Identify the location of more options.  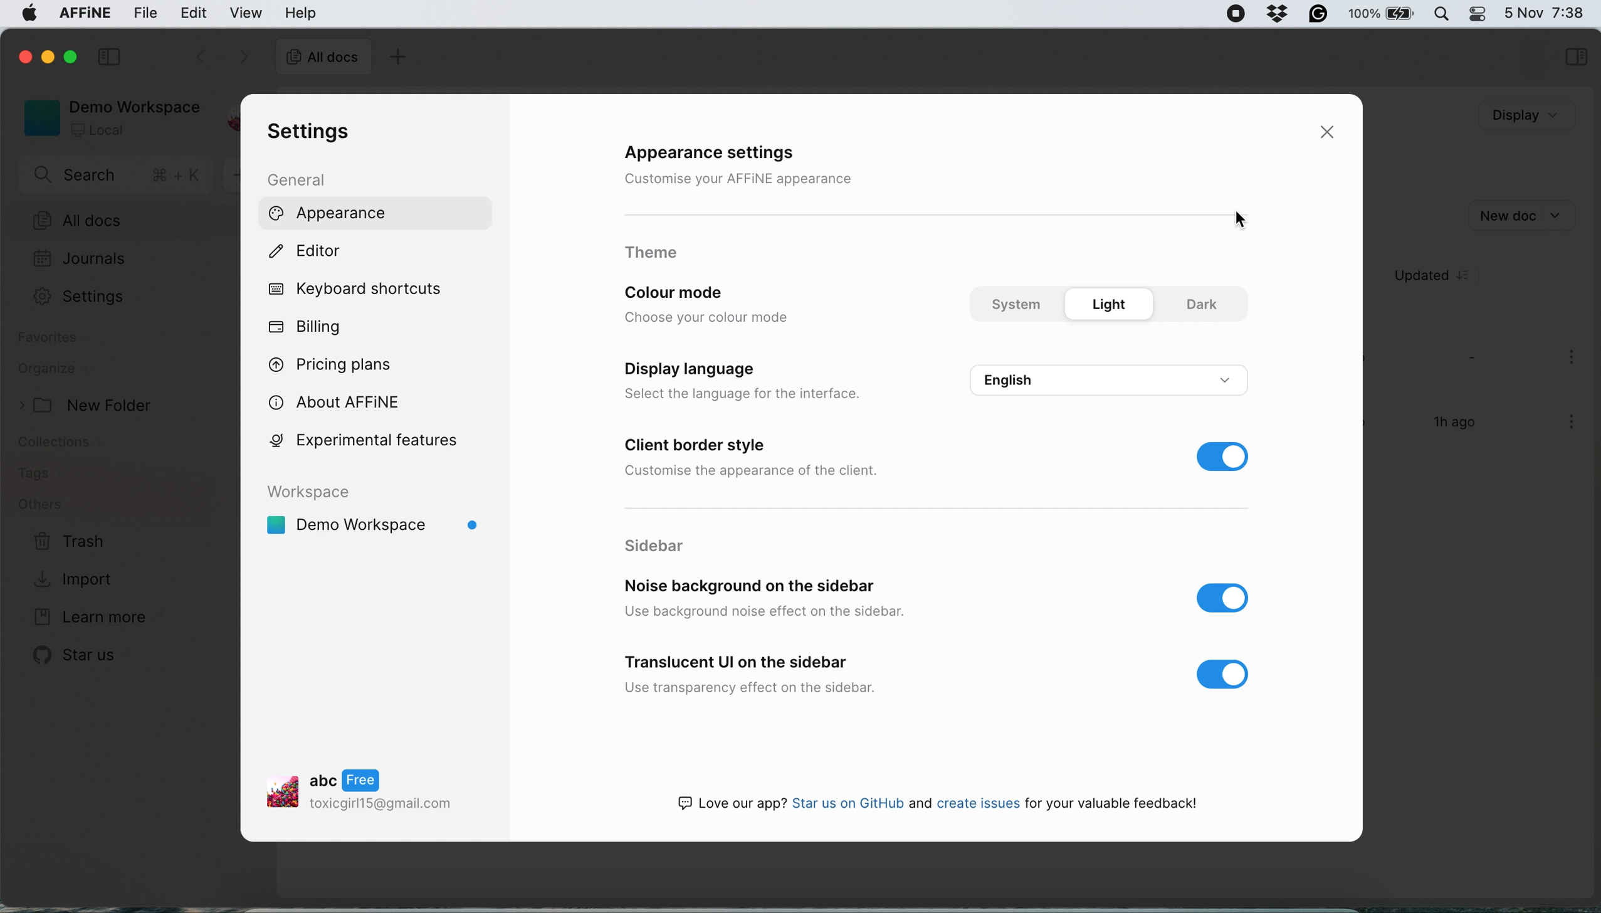
(1567, 359).